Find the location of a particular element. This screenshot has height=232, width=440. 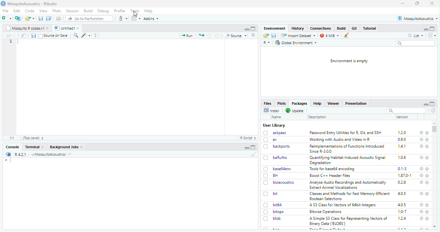

Build is located at coordinates (88, 11).